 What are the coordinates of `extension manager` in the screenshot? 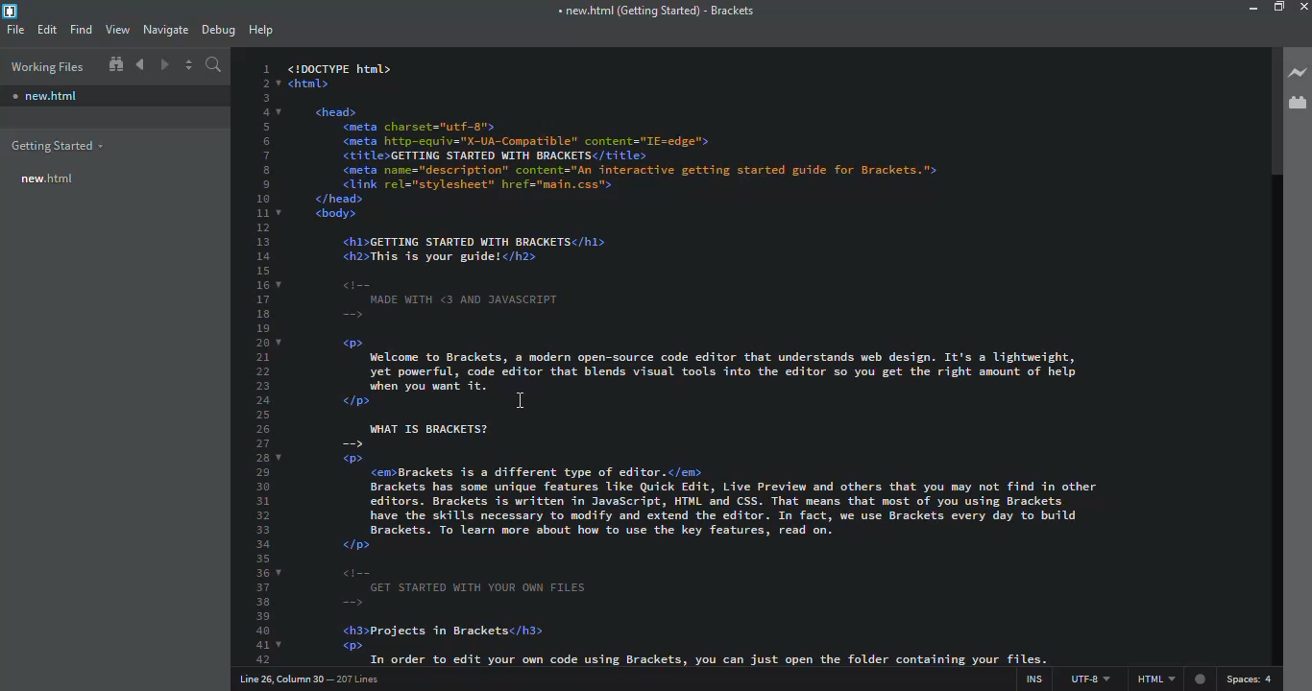 It's located at (1298, 104).